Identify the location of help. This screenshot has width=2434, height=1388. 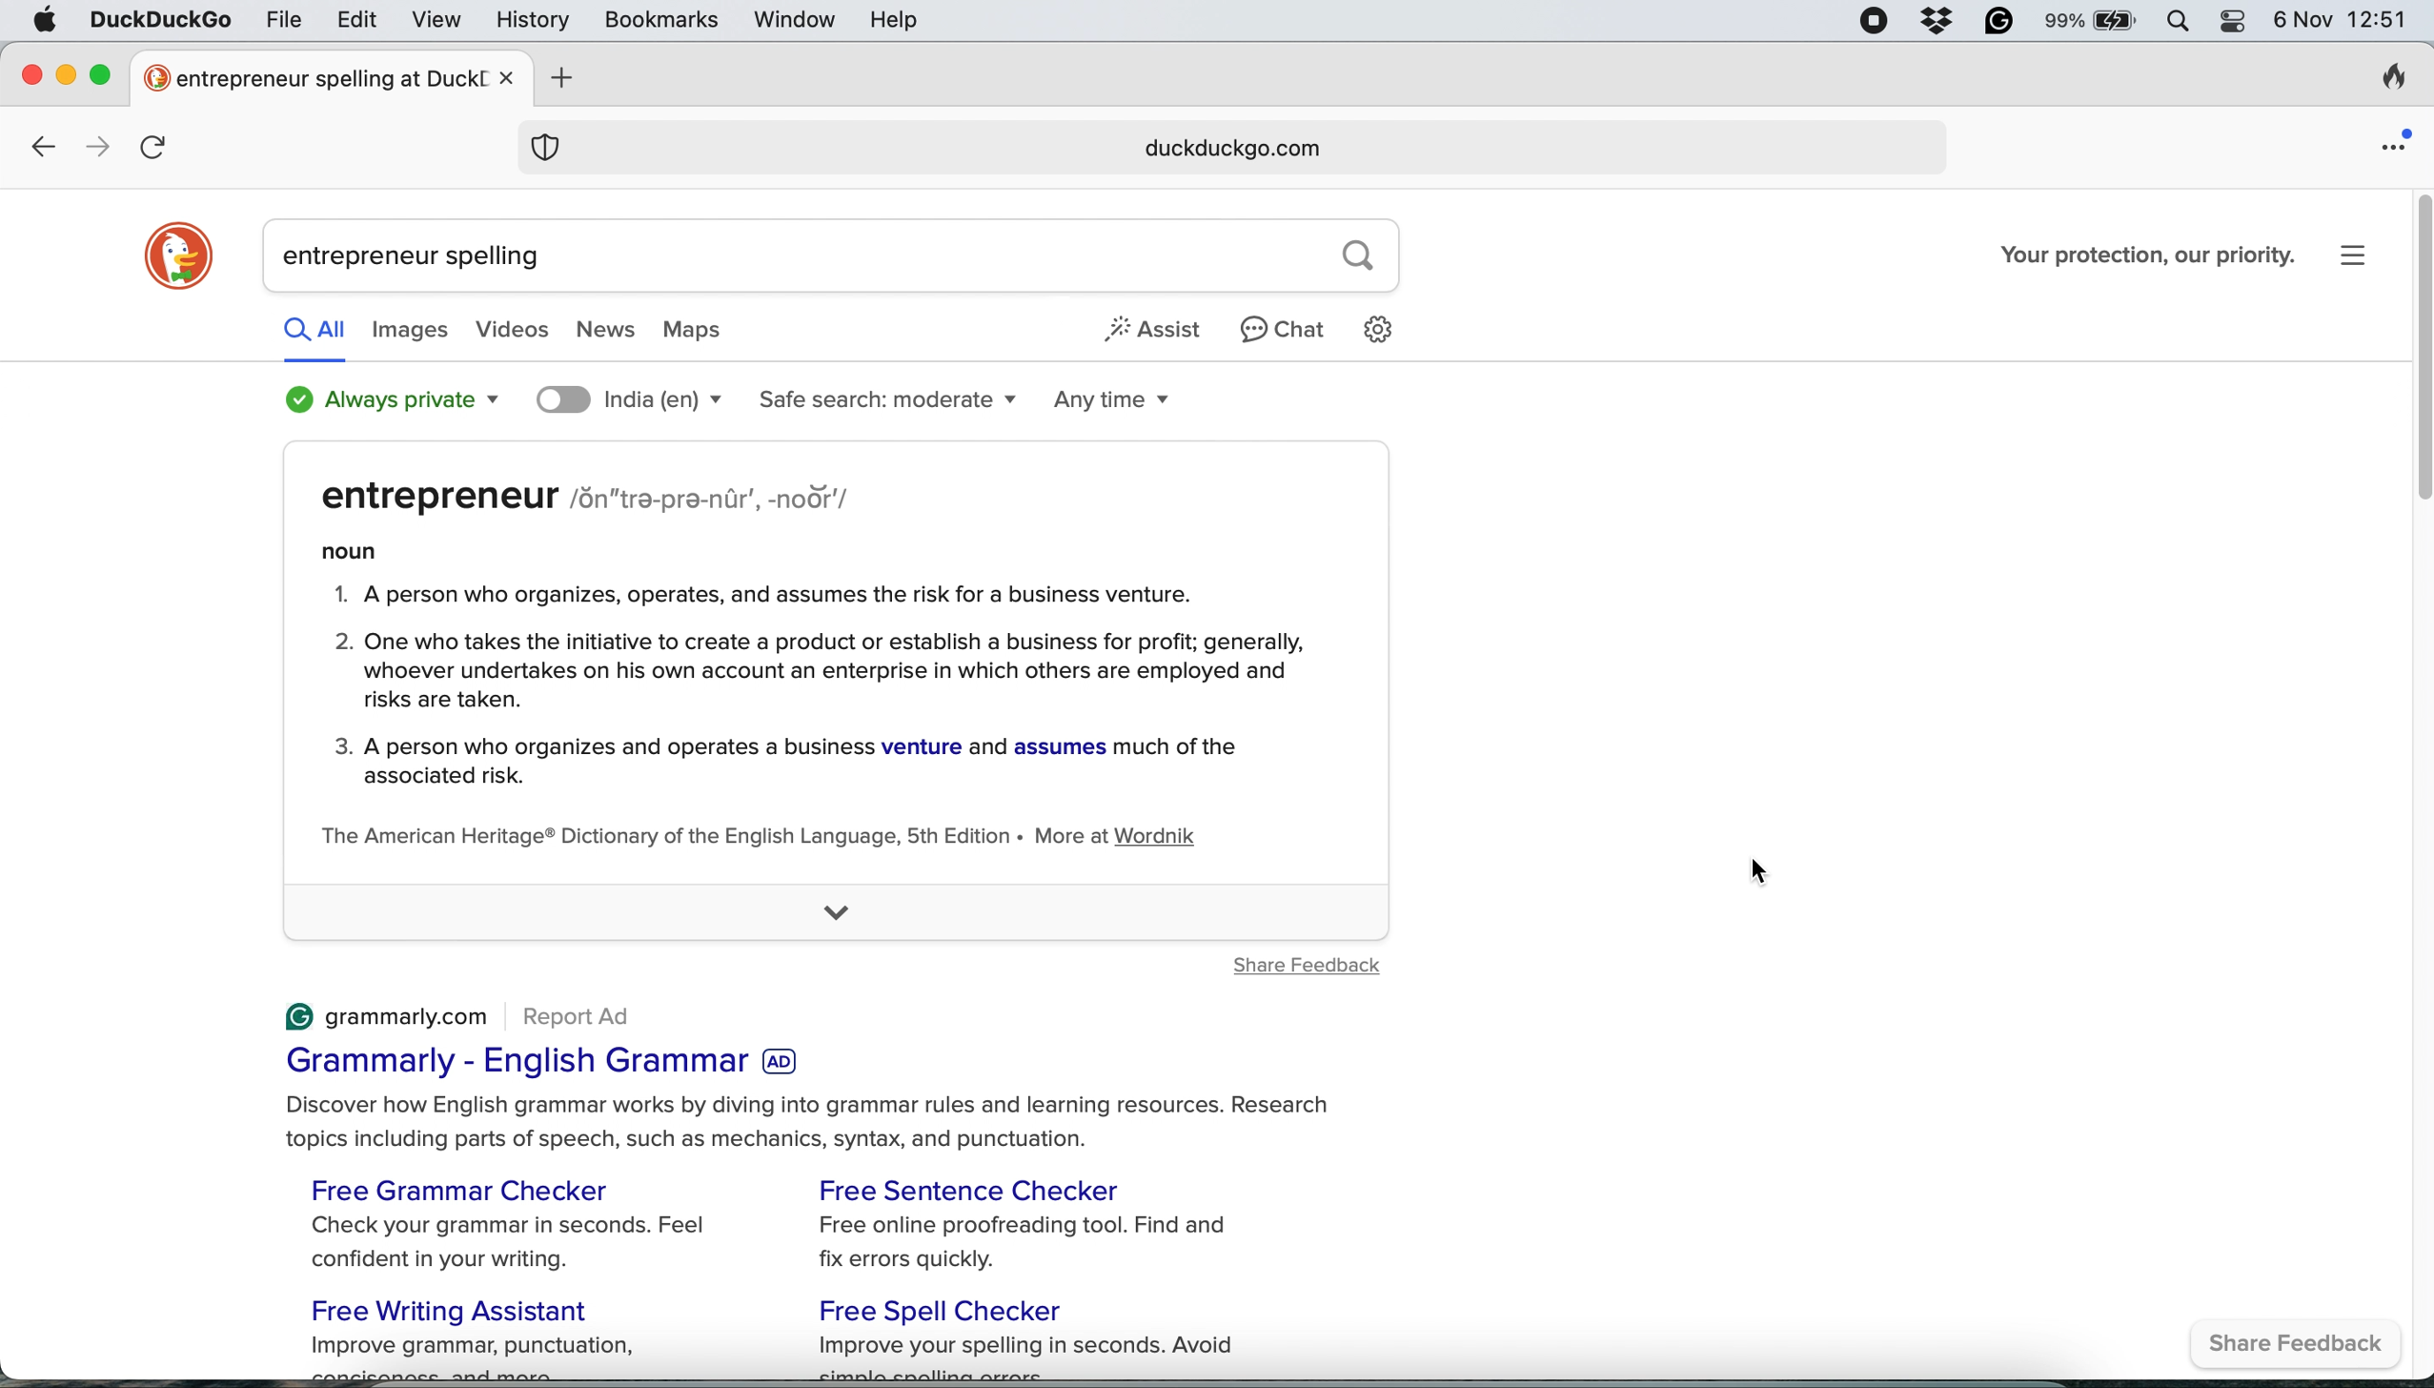
(894, 21).